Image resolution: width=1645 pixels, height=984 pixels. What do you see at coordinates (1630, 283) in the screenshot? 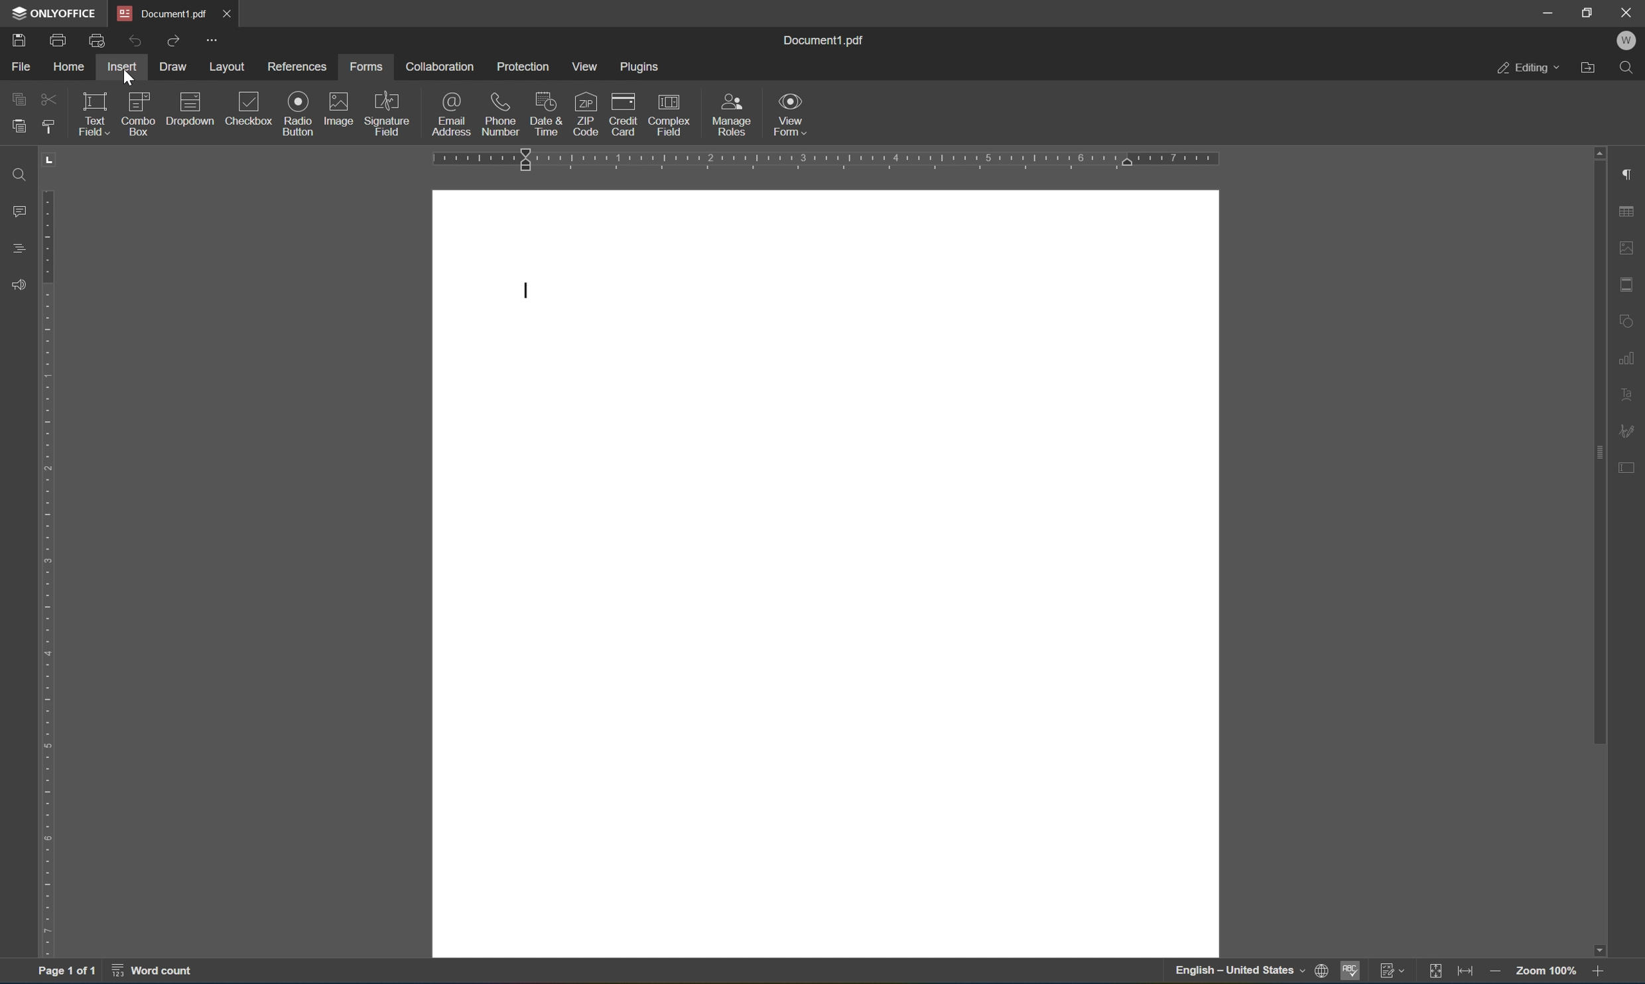
I see `header & footer settings` at bounding box center [1630, 283].